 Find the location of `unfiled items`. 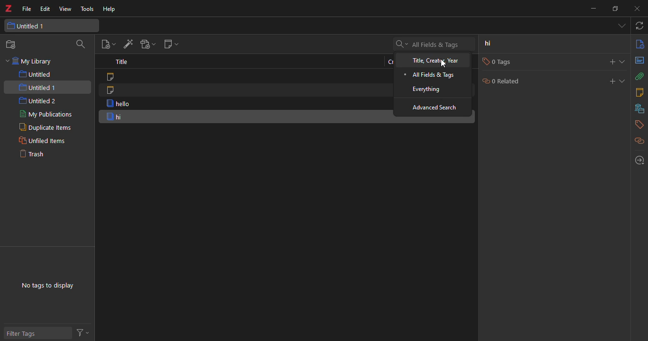

unfiled items is located at coordinates (43, 141).